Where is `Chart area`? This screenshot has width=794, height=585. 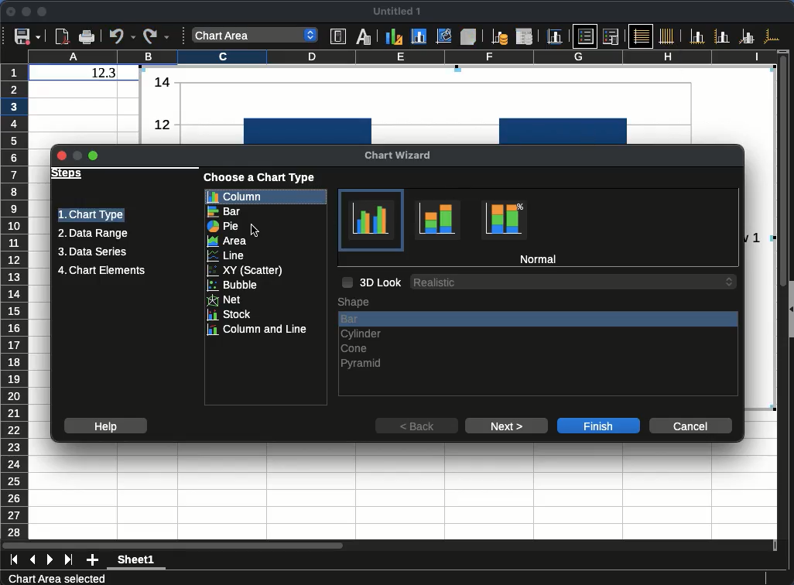 Chart area is located at coordinates (419, 36).